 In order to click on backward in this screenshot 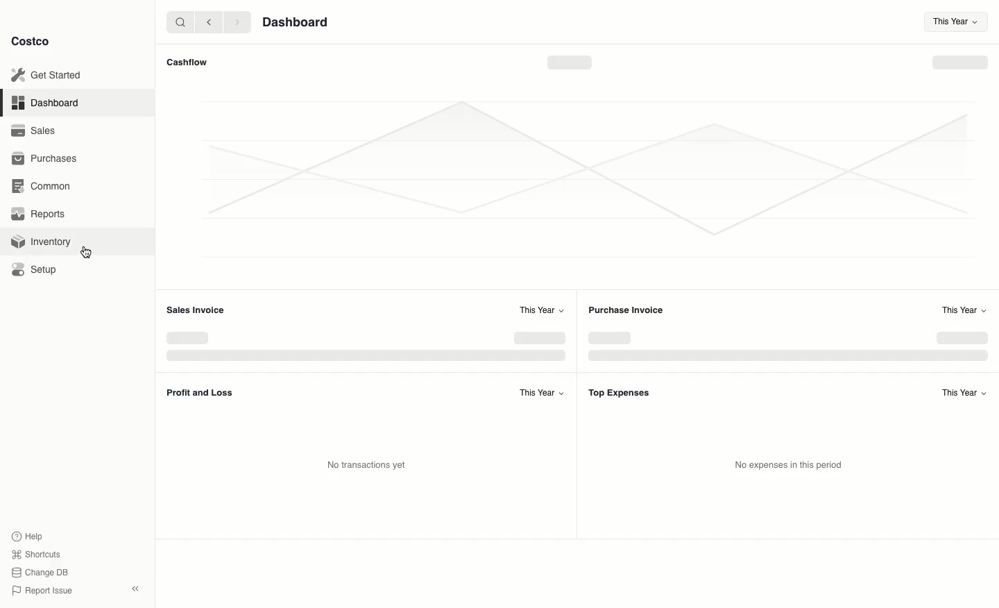, I will do `click(211, 23)`.